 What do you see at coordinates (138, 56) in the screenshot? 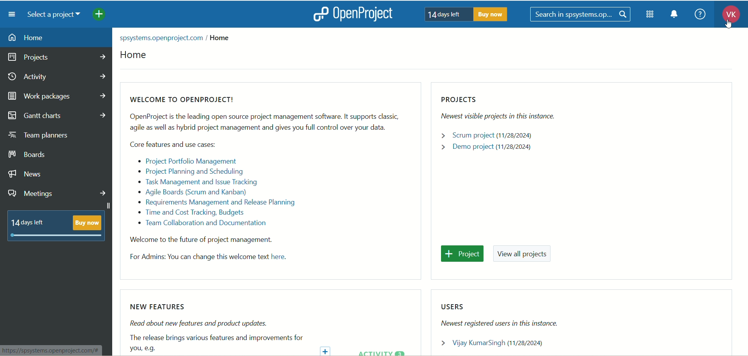
I see `home` at bounding box center [138, 56].